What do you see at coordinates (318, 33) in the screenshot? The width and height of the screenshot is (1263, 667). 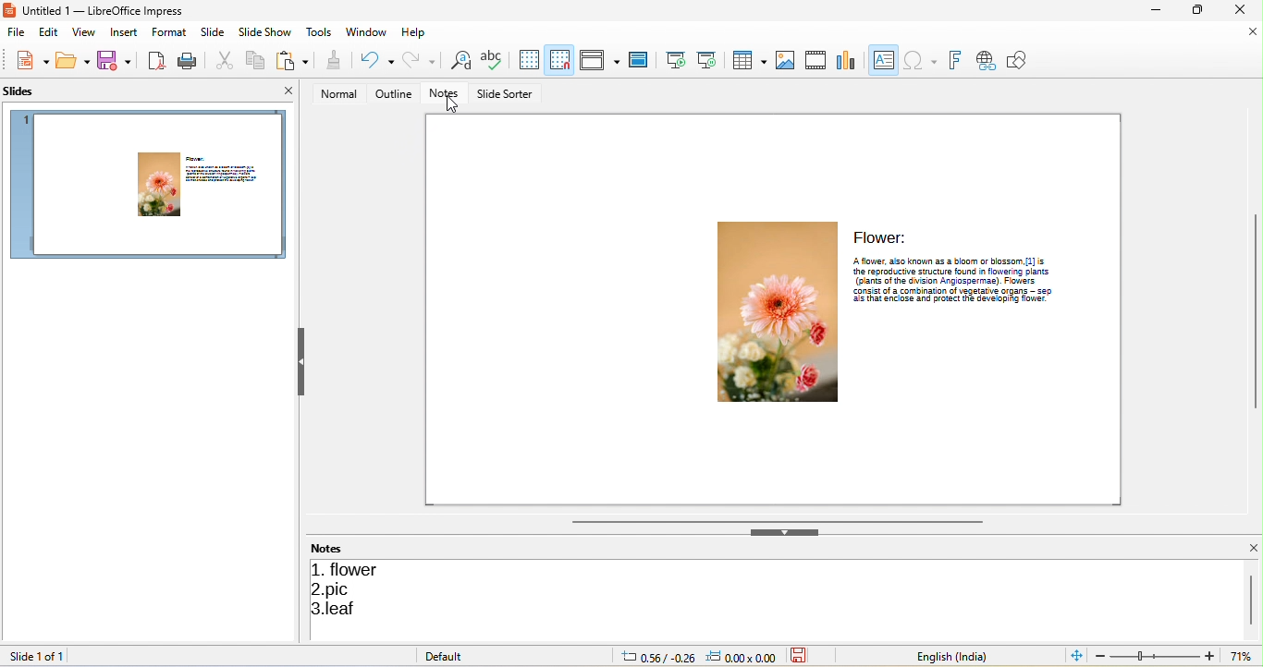 I see `tools` at bounding box center [318, 33].